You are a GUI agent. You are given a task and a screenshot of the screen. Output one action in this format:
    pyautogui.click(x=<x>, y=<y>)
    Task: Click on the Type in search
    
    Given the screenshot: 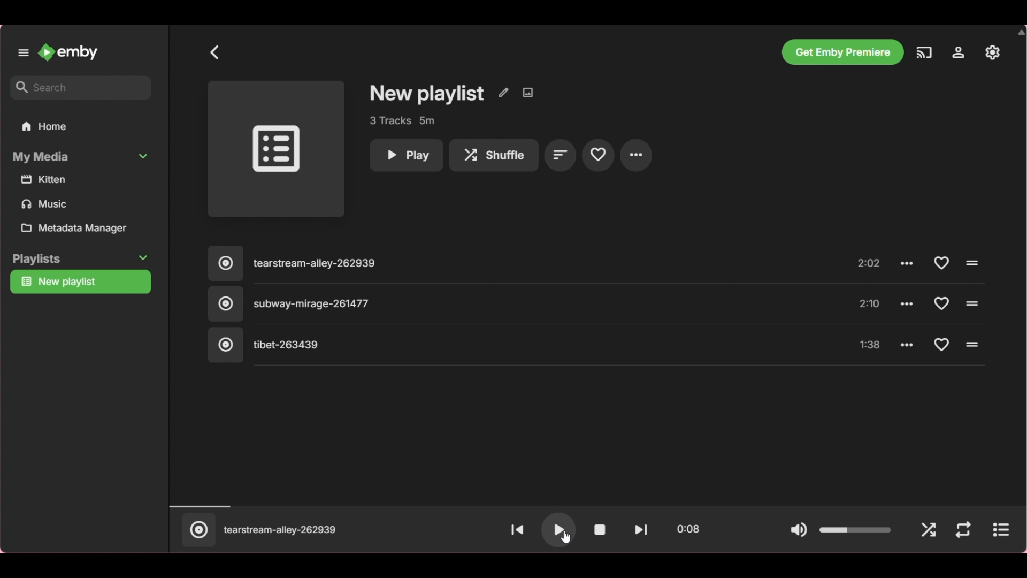 What is the action you would take?
    pyautogui.click(x=80, y=88)
    